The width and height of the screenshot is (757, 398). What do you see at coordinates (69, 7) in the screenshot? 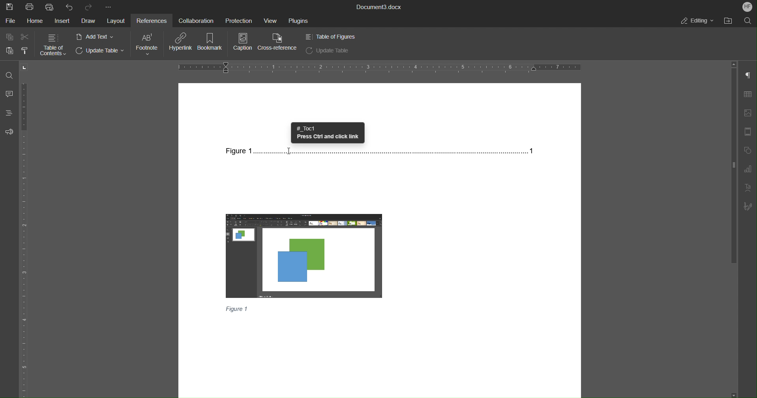
I see `Undo` at bounding box center [69, 7].